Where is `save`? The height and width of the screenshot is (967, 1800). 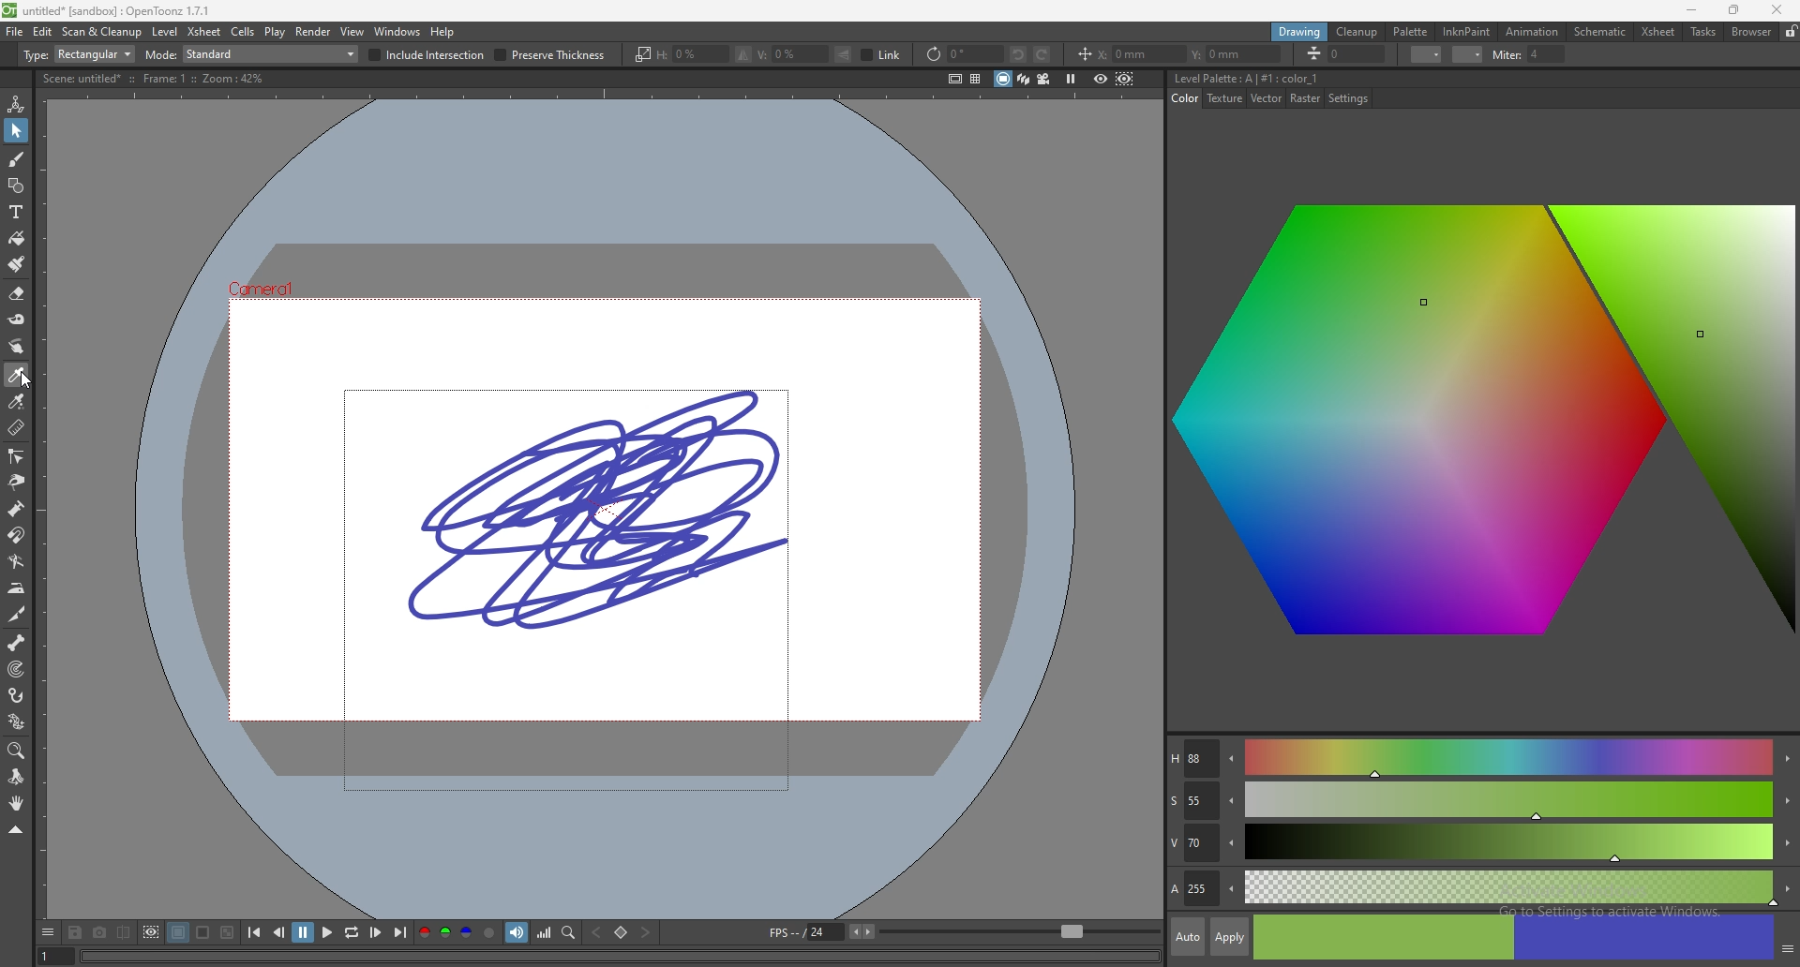 save is located at coordinates (75, 932).